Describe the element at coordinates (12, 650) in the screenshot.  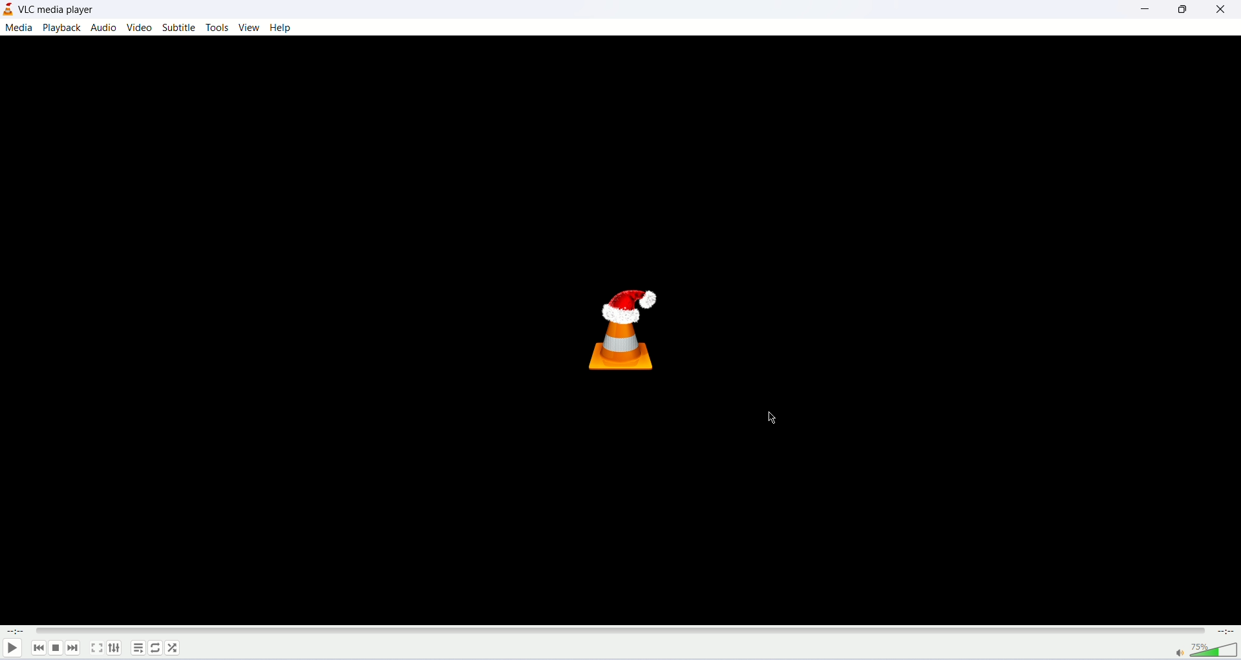
I see `play` at that location.